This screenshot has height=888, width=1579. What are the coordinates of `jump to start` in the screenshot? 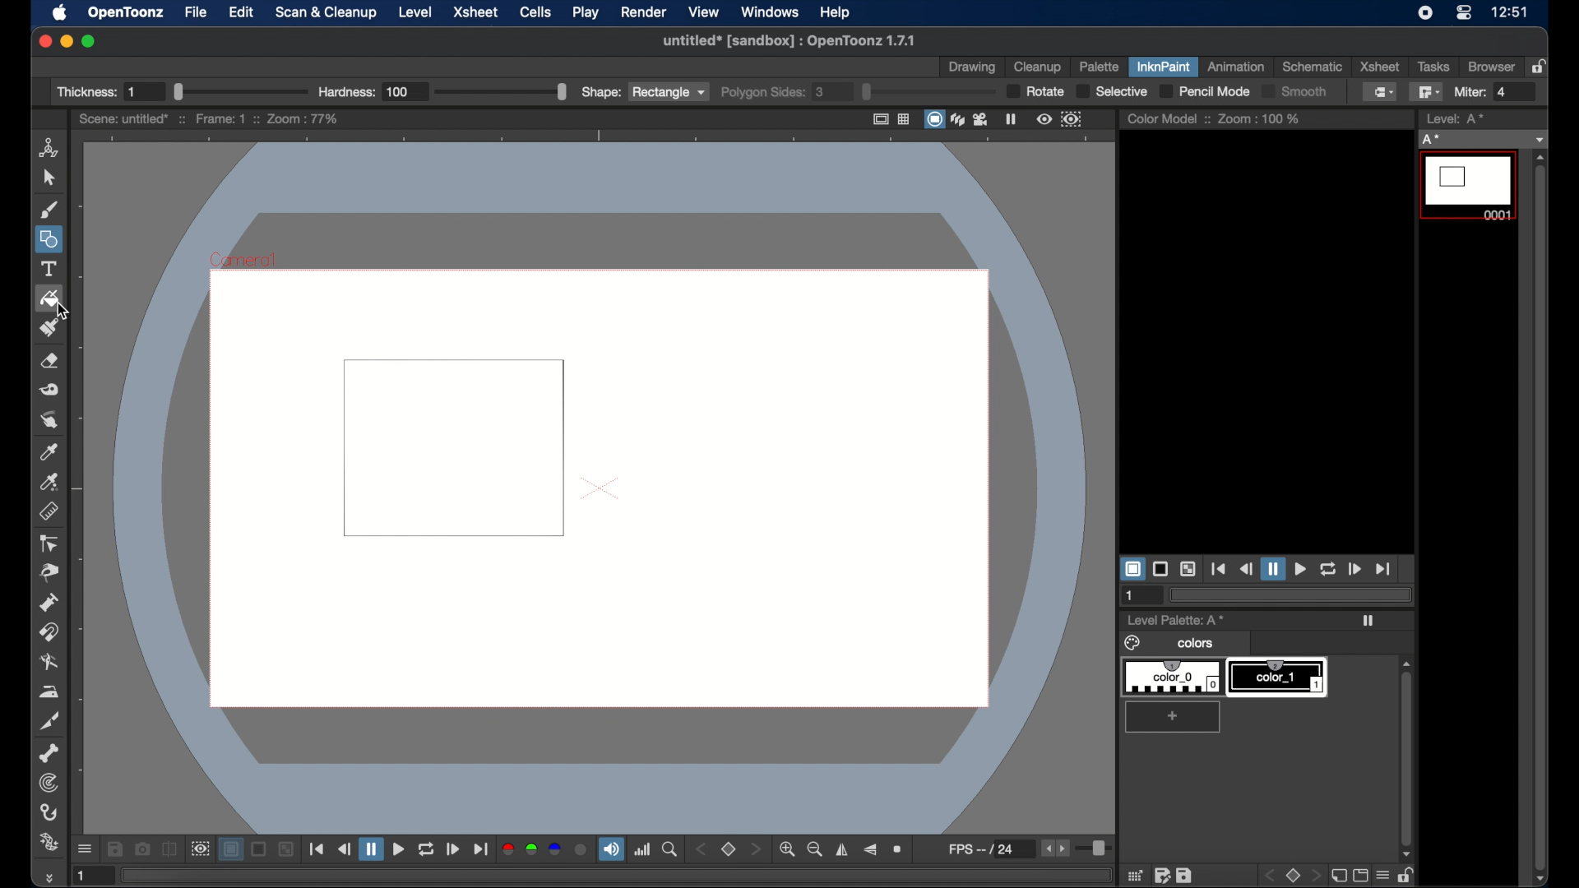 It's located at (317, 849).